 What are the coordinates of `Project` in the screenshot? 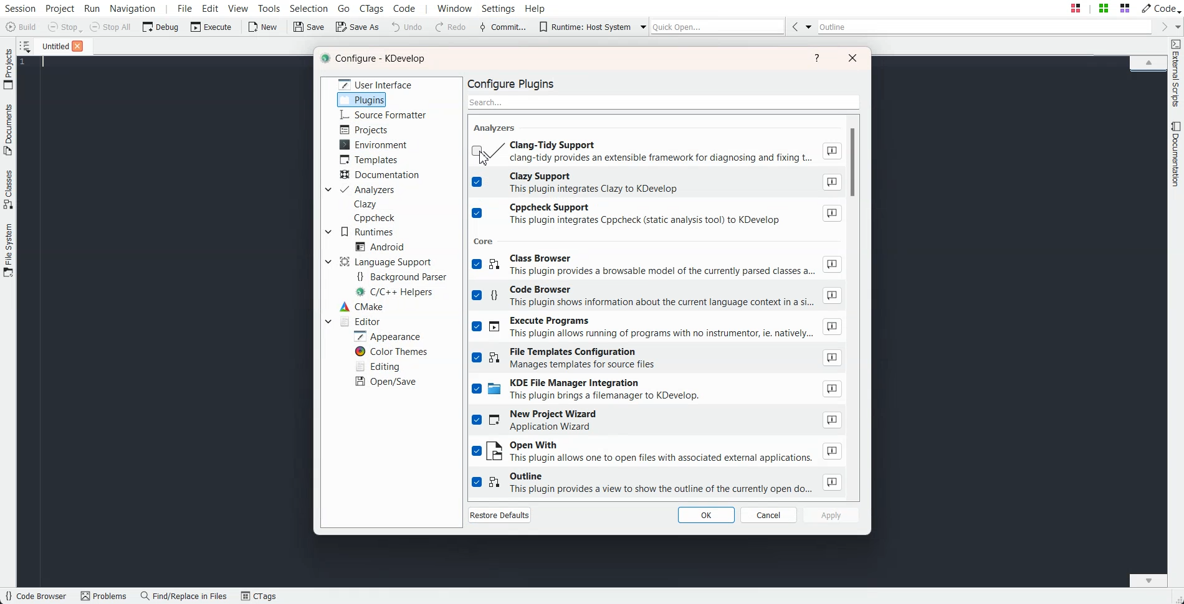 It's located at (8, 68).